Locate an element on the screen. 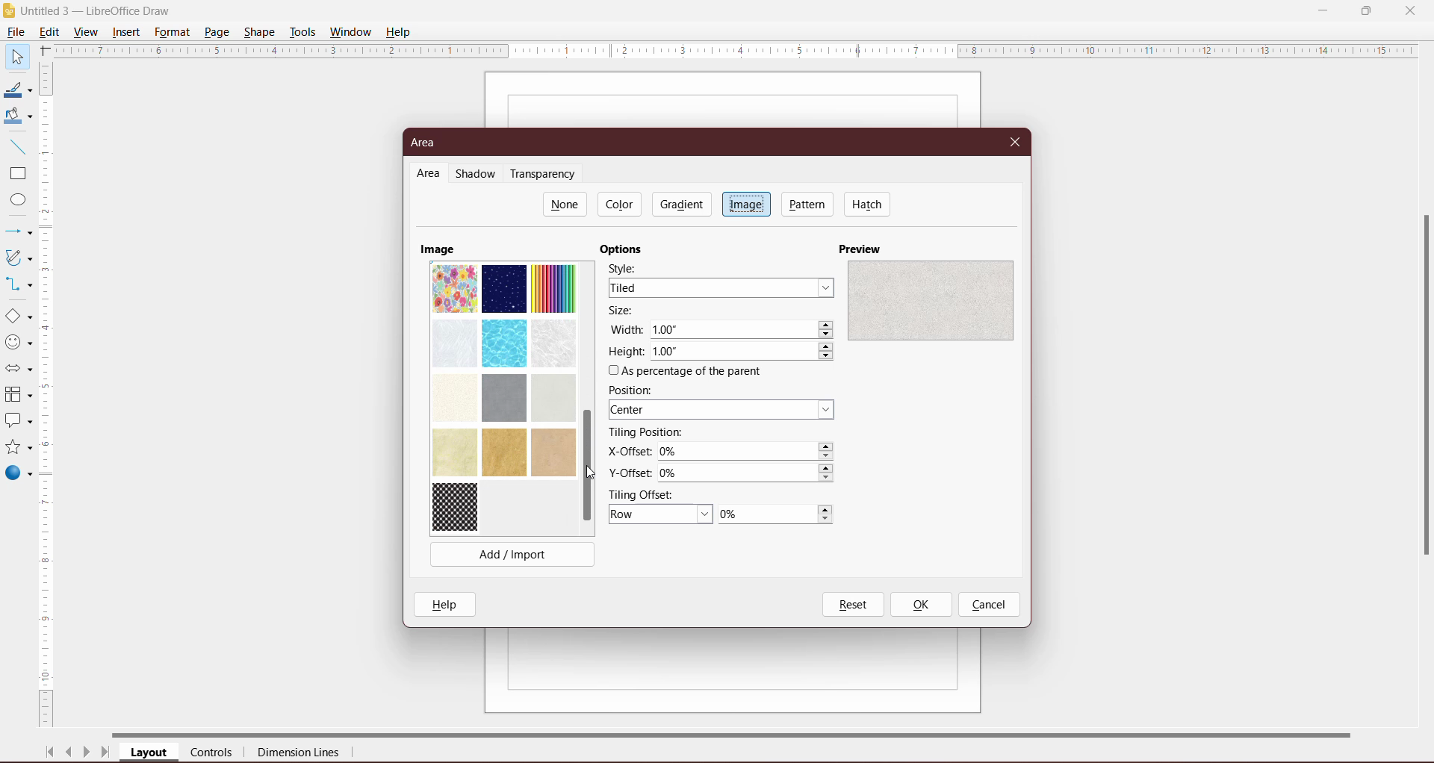  Shape is located at coordinates (261, 31).